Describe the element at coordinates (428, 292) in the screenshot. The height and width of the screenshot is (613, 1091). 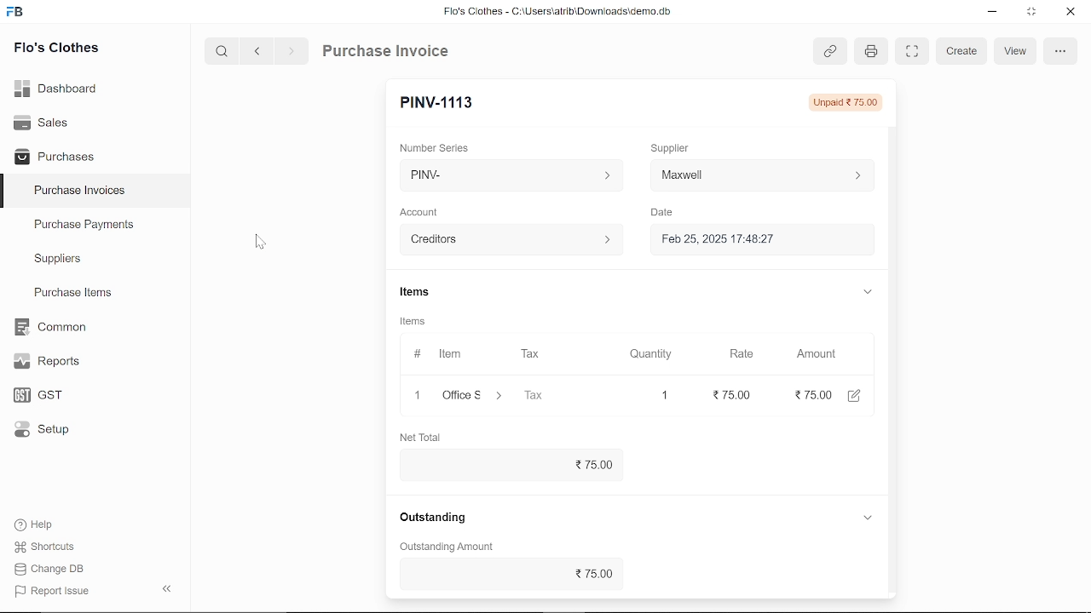
I see `Items` at that location.